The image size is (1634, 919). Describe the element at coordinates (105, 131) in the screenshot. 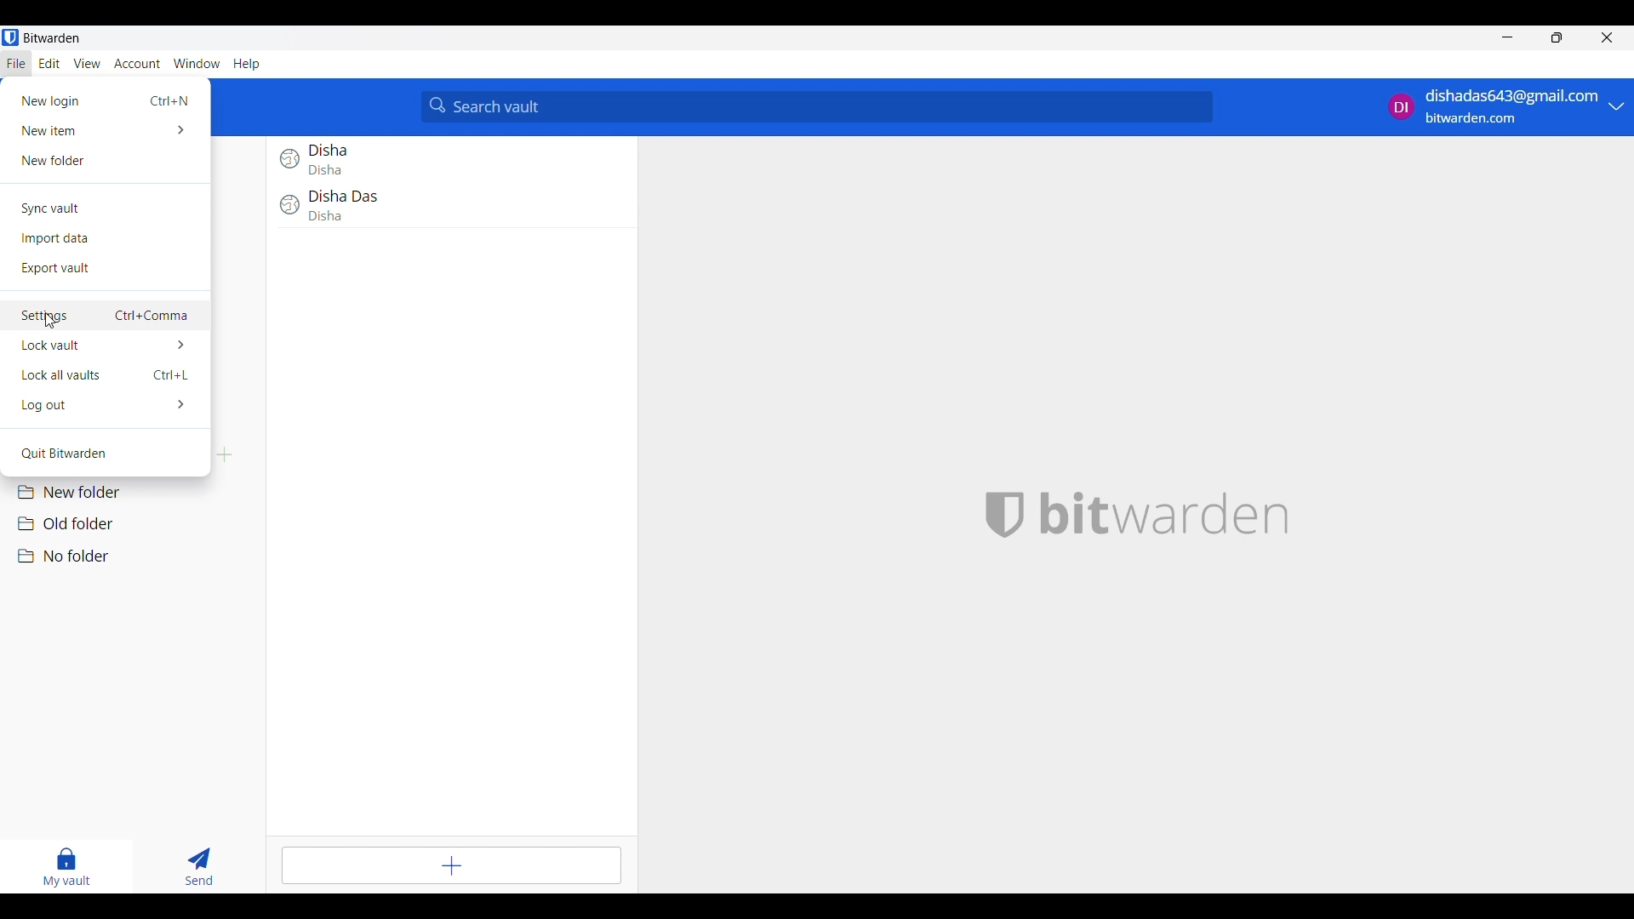

I see `New item` at that location.